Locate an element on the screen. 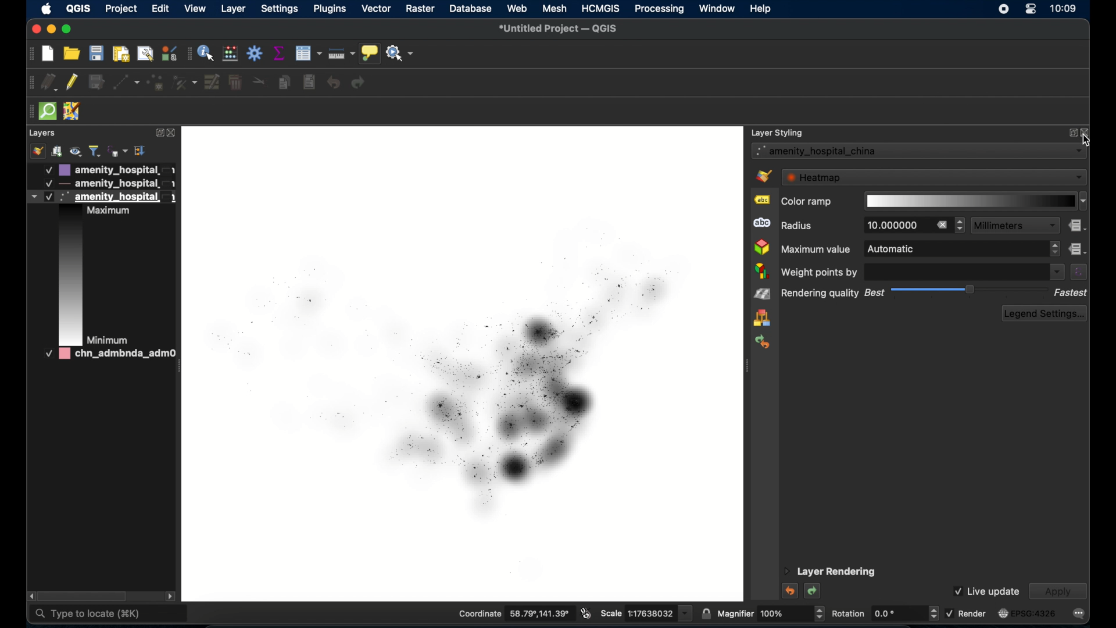 This screenshot has height=628, width=1116. 3d view is located at coordinates (762, 248).